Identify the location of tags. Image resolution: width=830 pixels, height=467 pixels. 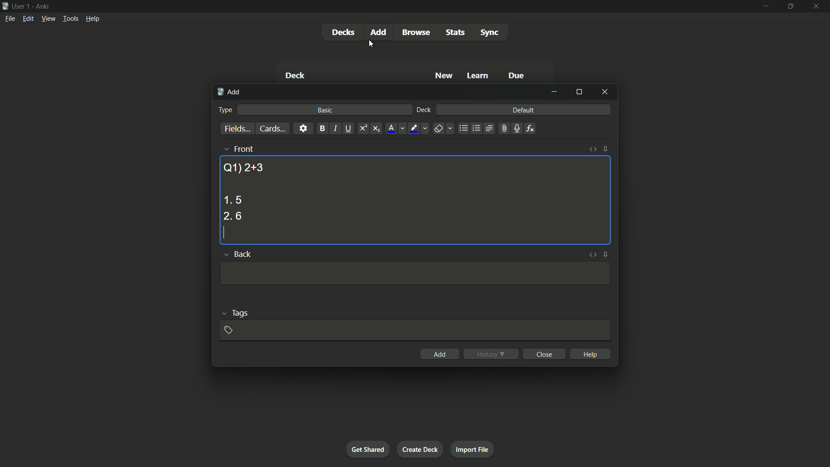
(240, 312).